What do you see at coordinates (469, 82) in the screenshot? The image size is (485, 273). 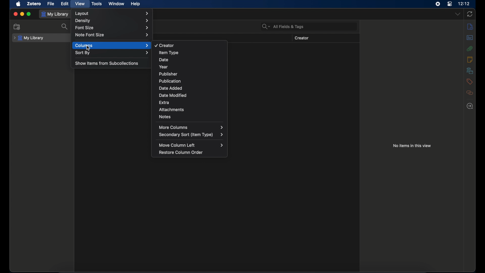 I see `tags` at bounding box center [469, 82].